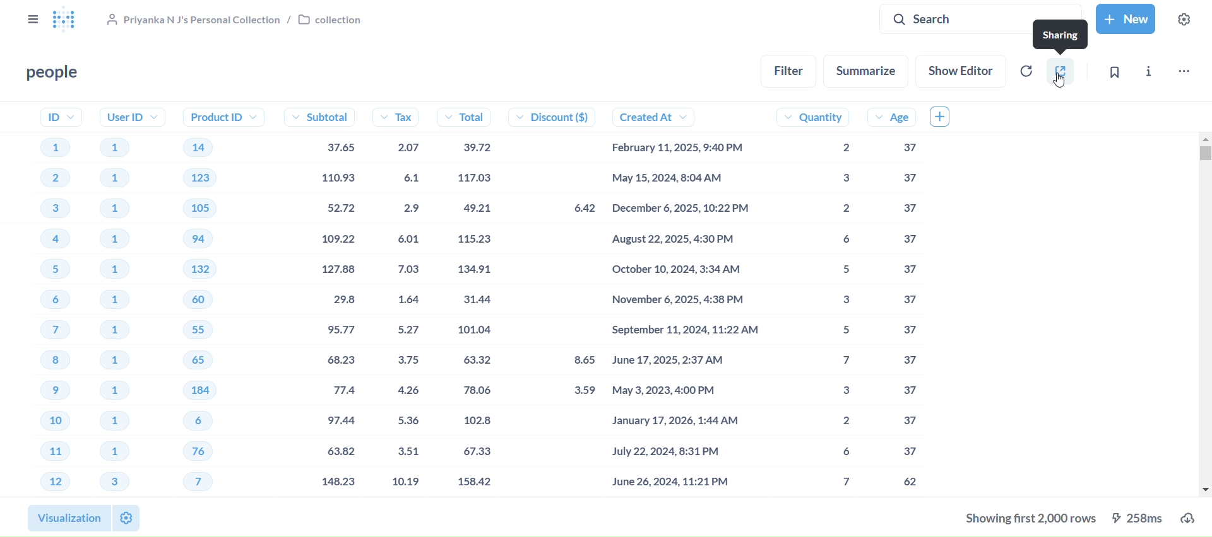 The width and height of the screenshot is (1212, 537). I want to click on auto-refresh, so click(1025, 71).